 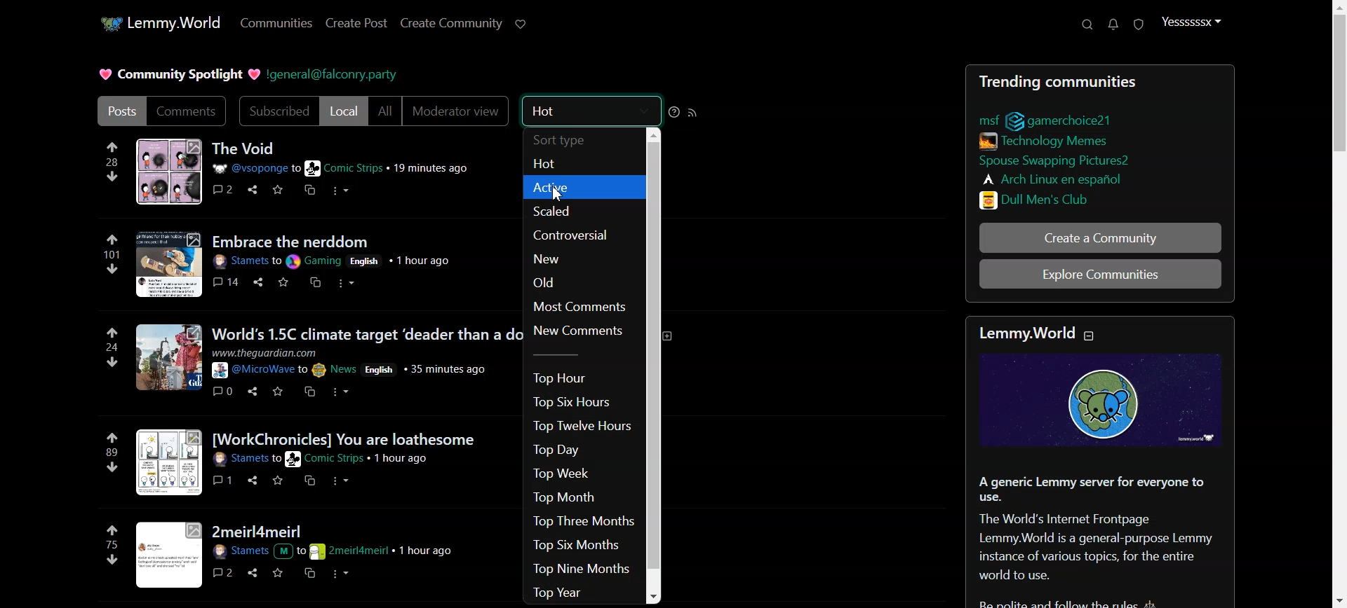 What do you see at coordinates (334, 551) in the screenshot?
I see `post details` at bounding box center [334, 551].